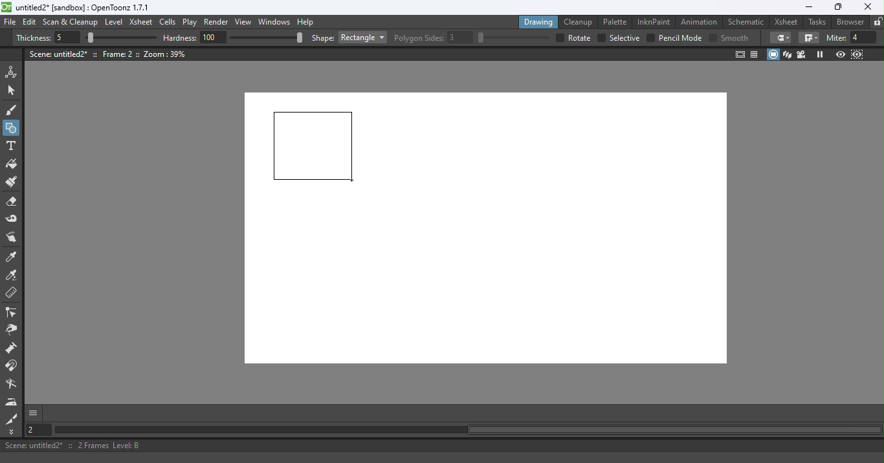 Image resolution: width=884 pixels, height=463 pixels. What do you see at coordinates (12, 128) in the screenshot?
I see `Geometric tool` at bounding box center [12, 128].